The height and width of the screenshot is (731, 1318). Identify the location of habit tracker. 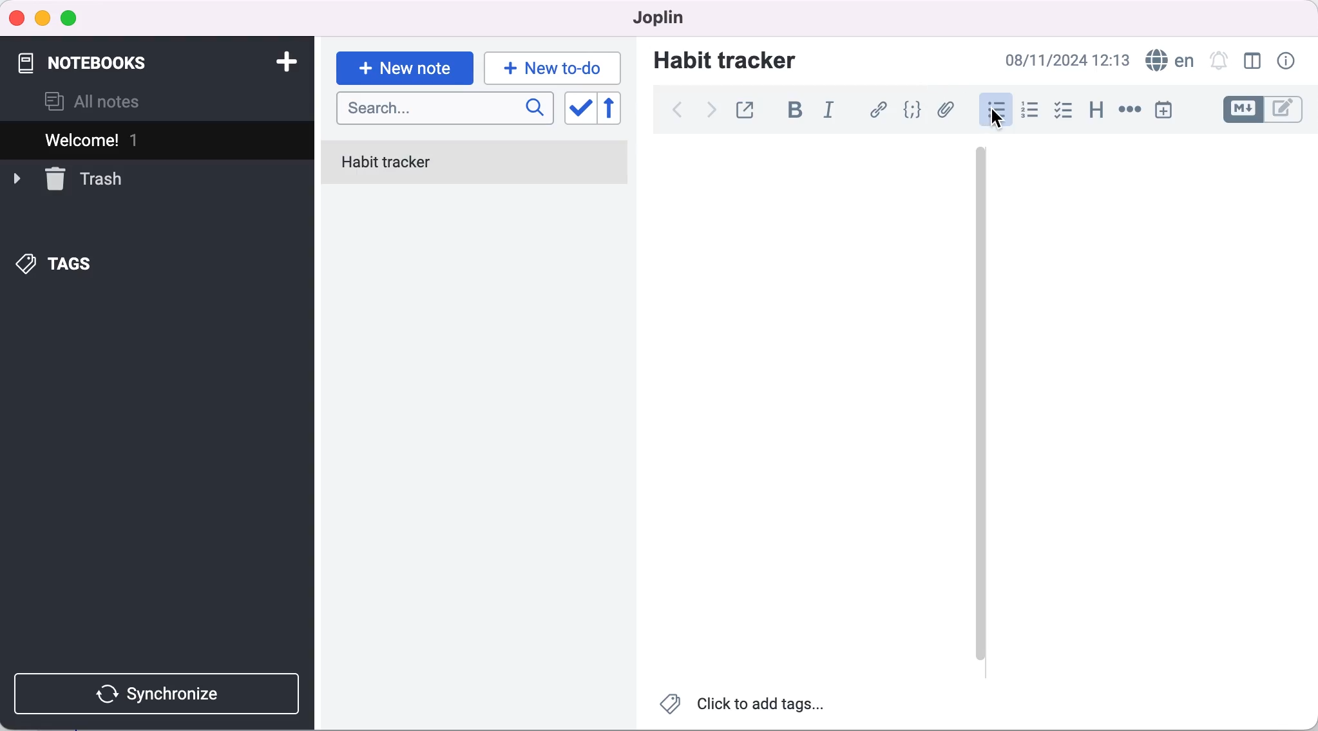
(475, 164).